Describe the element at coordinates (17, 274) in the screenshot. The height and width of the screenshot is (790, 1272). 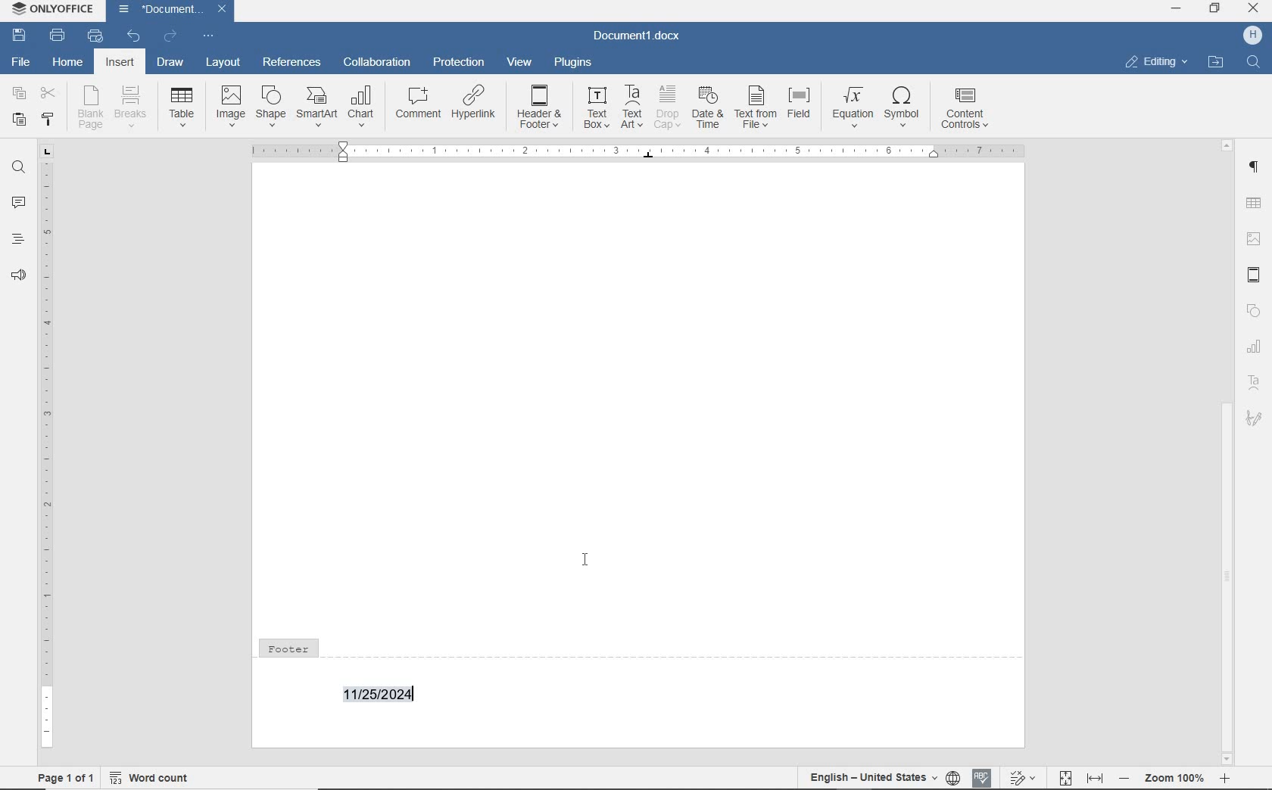
I see `feedback & support` at that location.